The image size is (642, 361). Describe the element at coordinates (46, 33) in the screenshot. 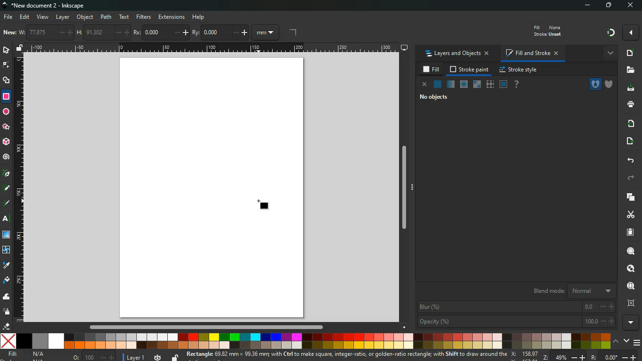

I see `w` at that location.